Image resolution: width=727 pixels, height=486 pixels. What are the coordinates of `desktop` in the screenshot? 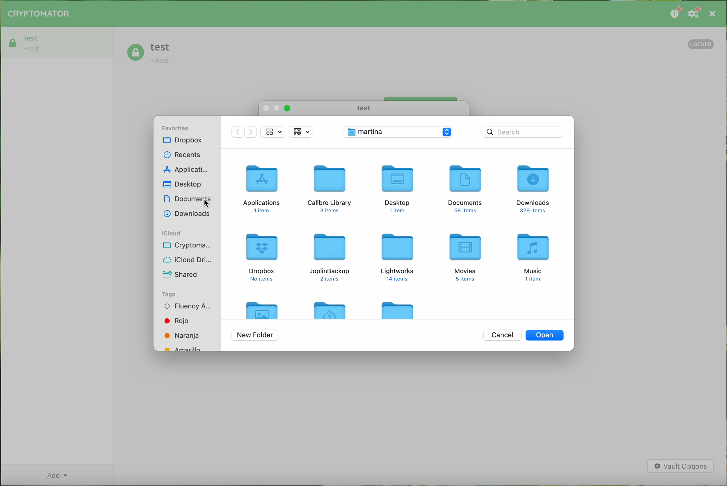 It's located at (184, 185).